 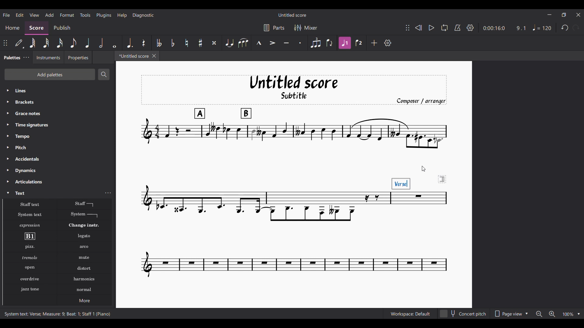 I want to click on Quarter note, so click(x=87, y=43).